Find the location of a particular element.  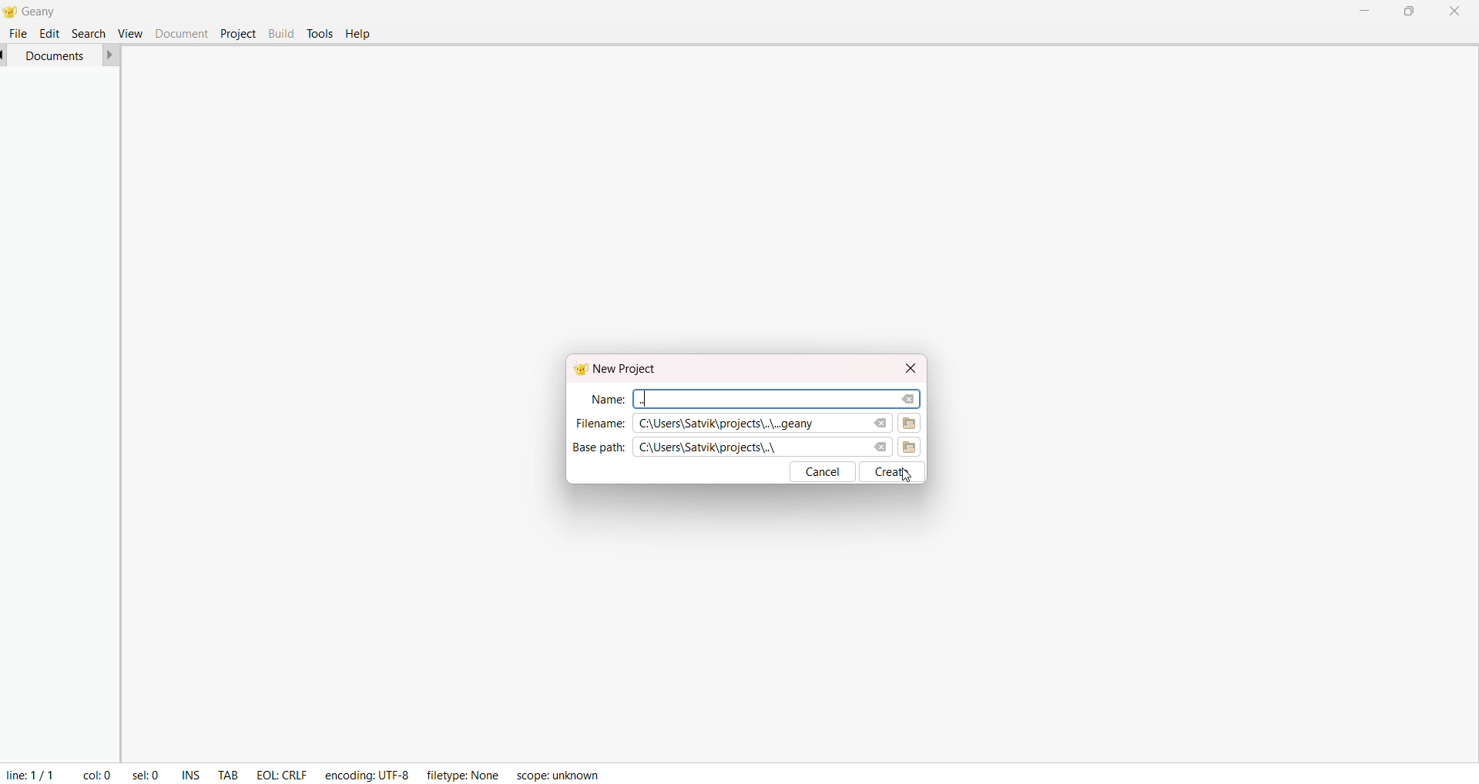

col: 0 is located at coordinates (97, 775).